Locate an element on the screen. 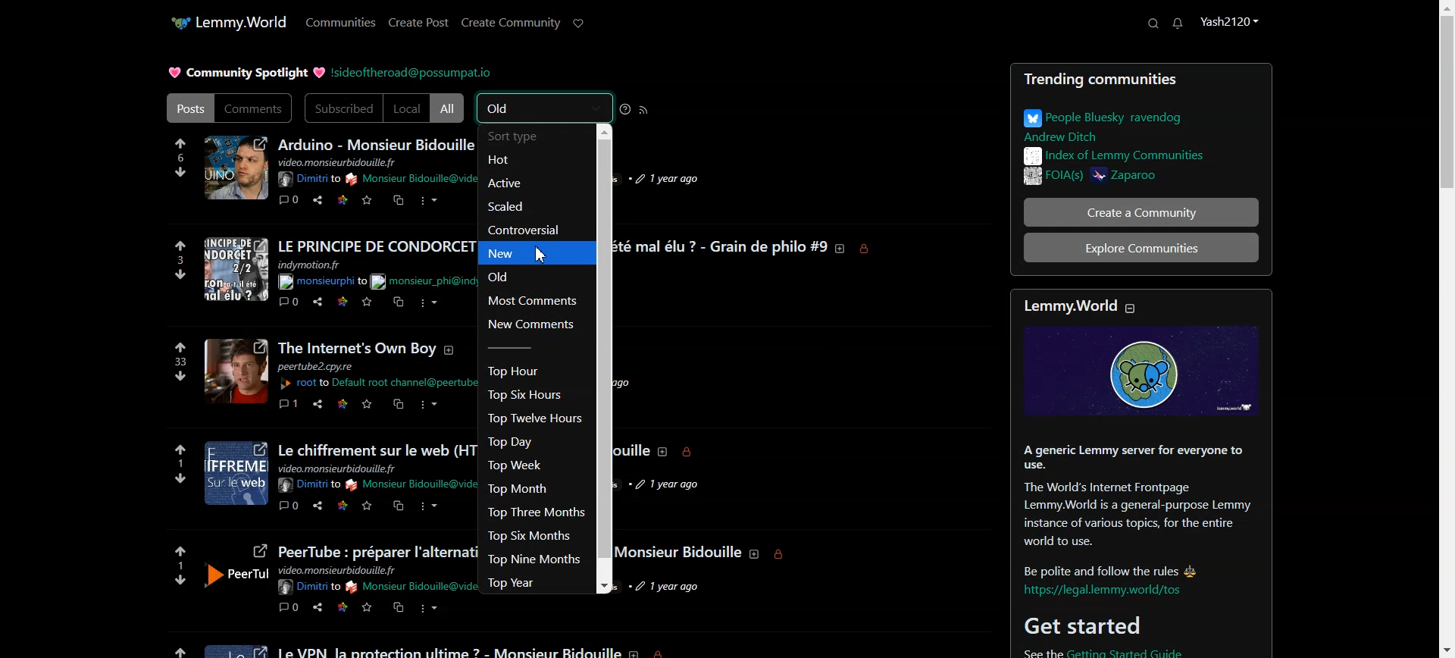  text is located at coordinates (452, 650).